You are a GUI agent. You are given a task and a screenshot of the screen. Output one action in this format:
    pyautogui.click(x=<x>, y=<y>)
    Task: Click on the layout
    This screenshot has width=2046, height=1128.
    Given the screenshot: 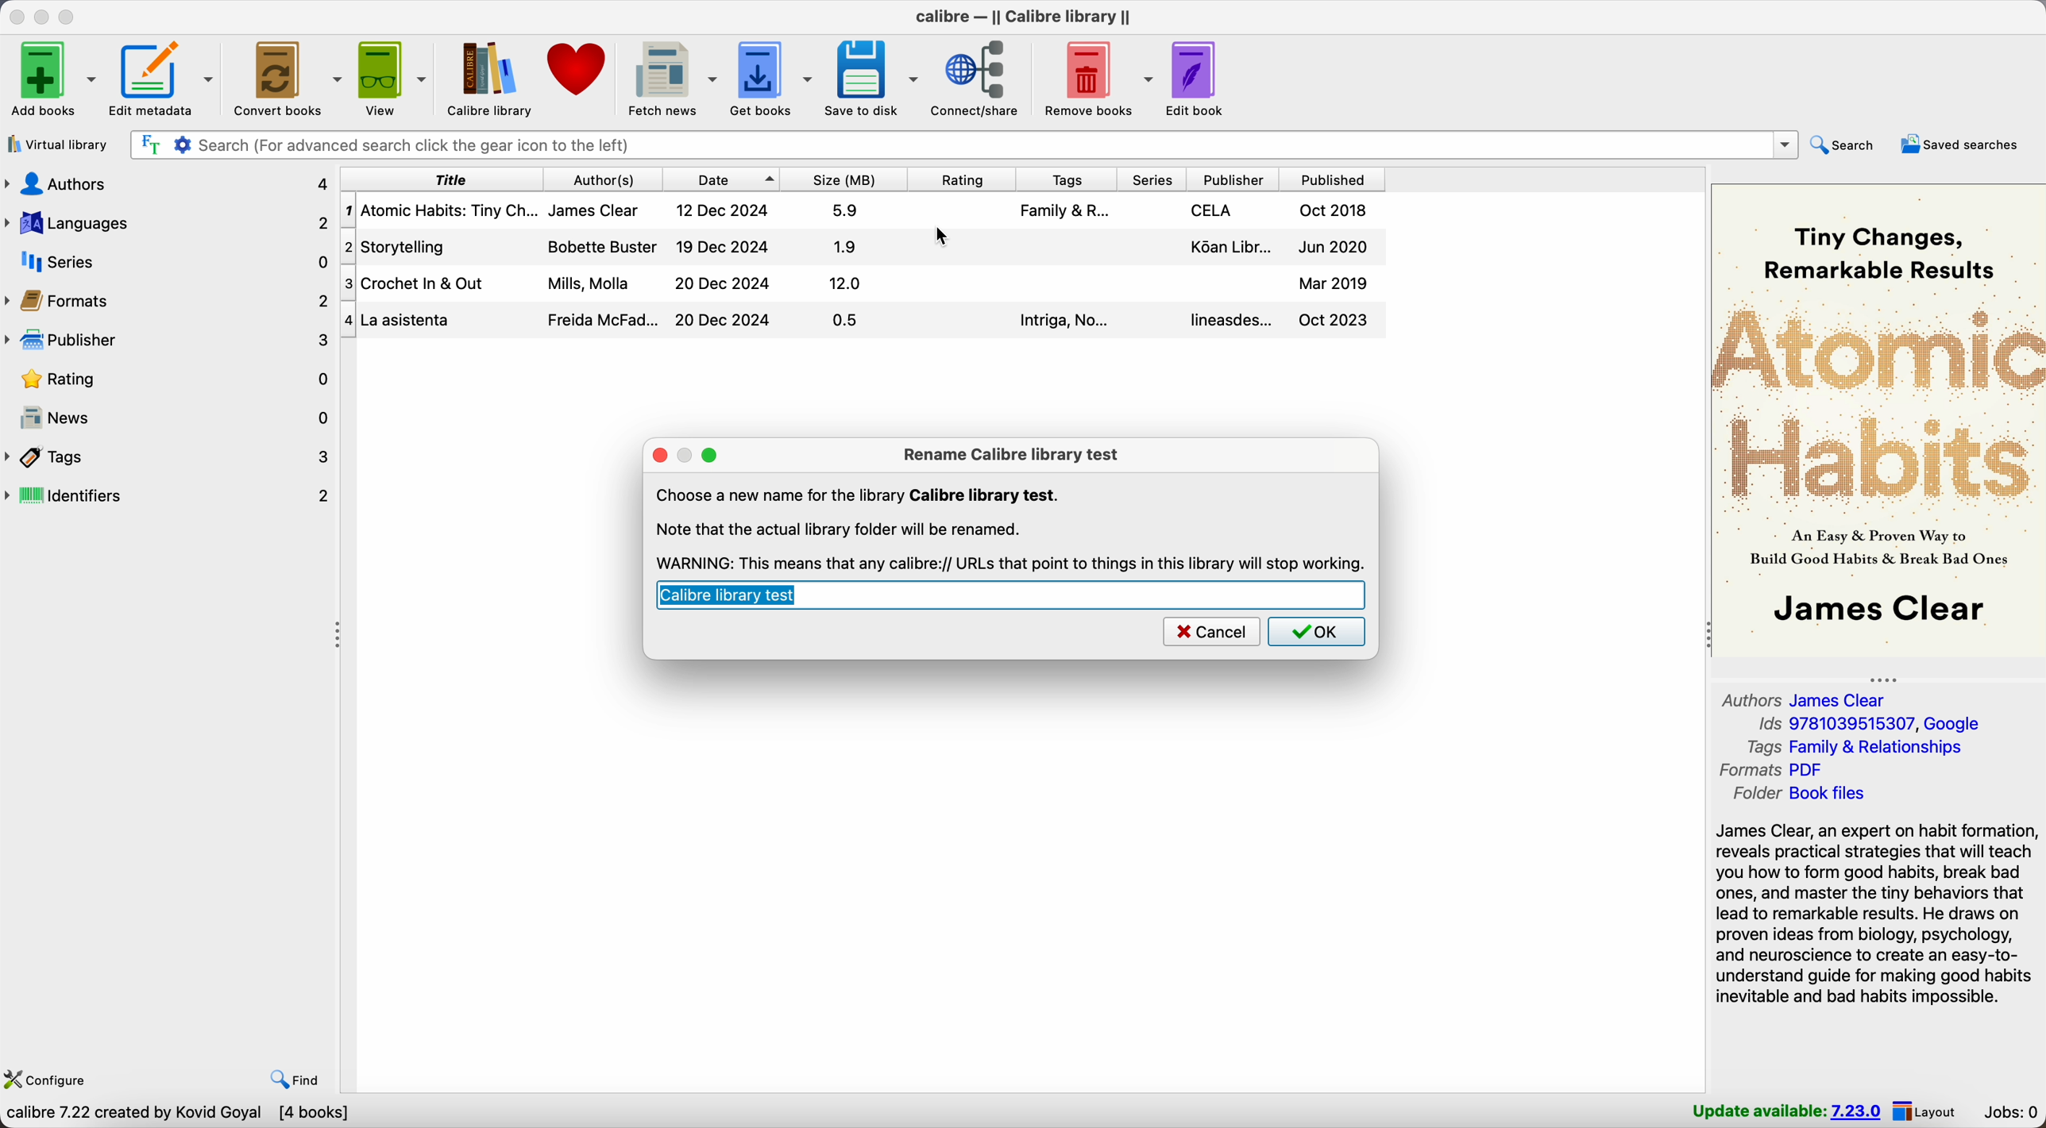 What is the action you would take?
    pyautogui.click(x=1927, y=1111)
    